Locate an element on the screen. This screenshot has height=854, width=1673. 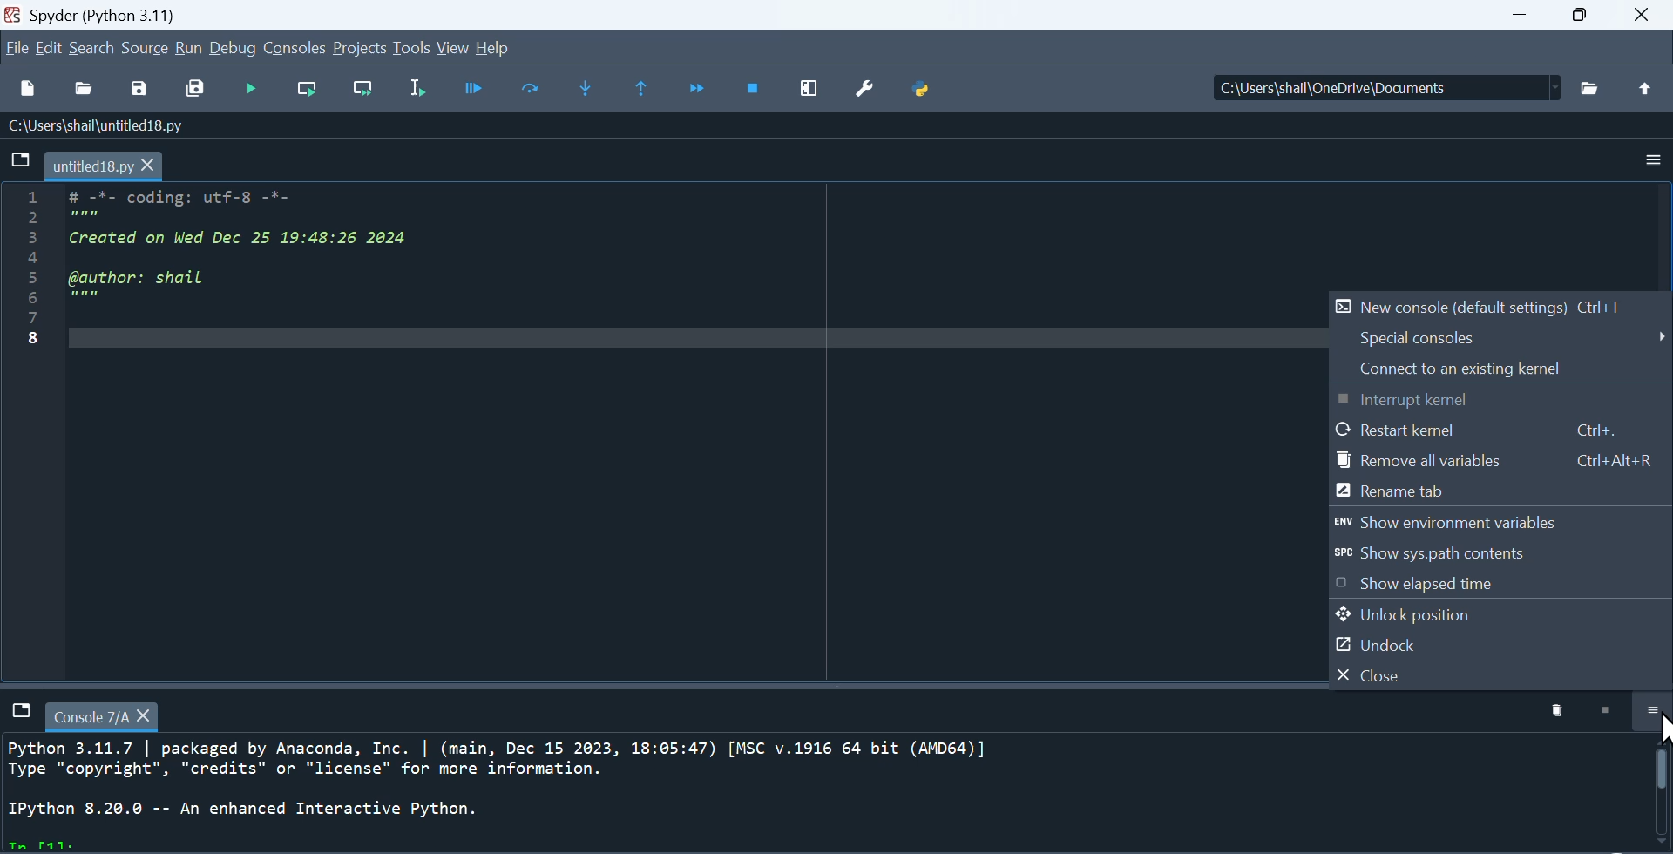
save is located at coordinates (141, 88).